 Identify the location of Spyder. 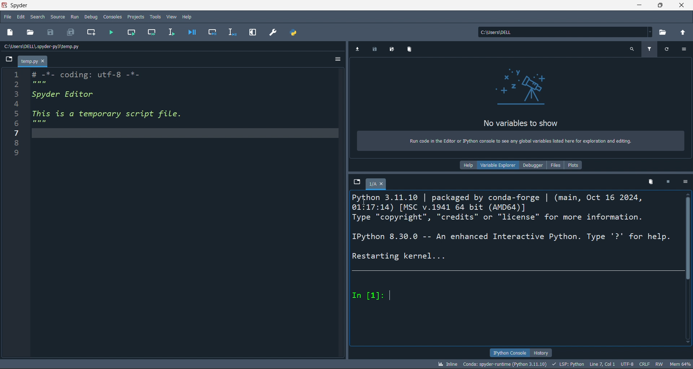
(19, 5).